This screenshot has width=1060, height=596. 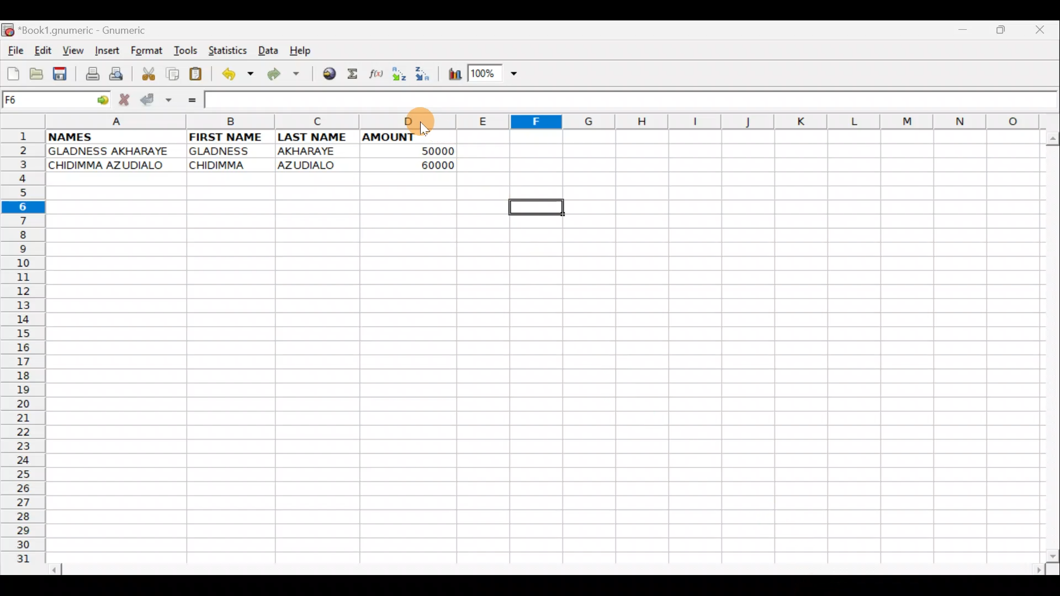 I want to click on Format, so click(x=146, y=52).